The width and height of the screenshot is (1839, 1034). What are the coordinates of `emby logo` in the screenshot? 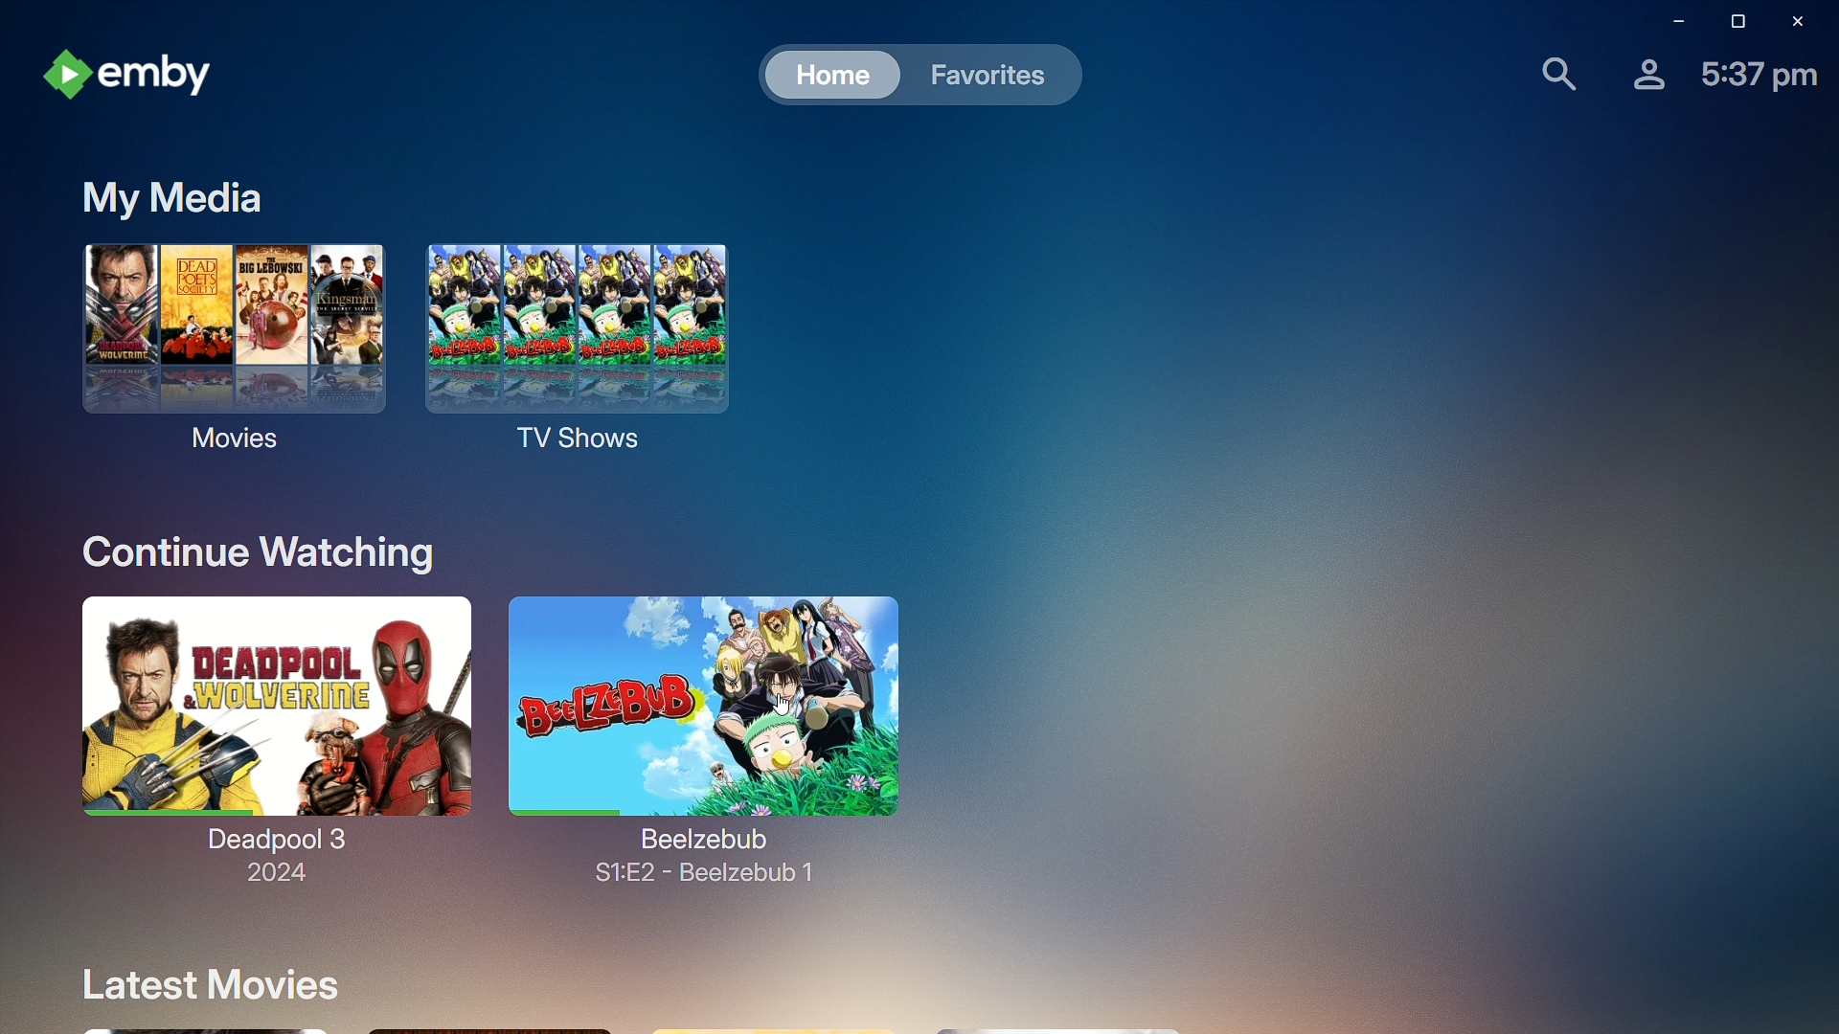 It's located at (59, 75).